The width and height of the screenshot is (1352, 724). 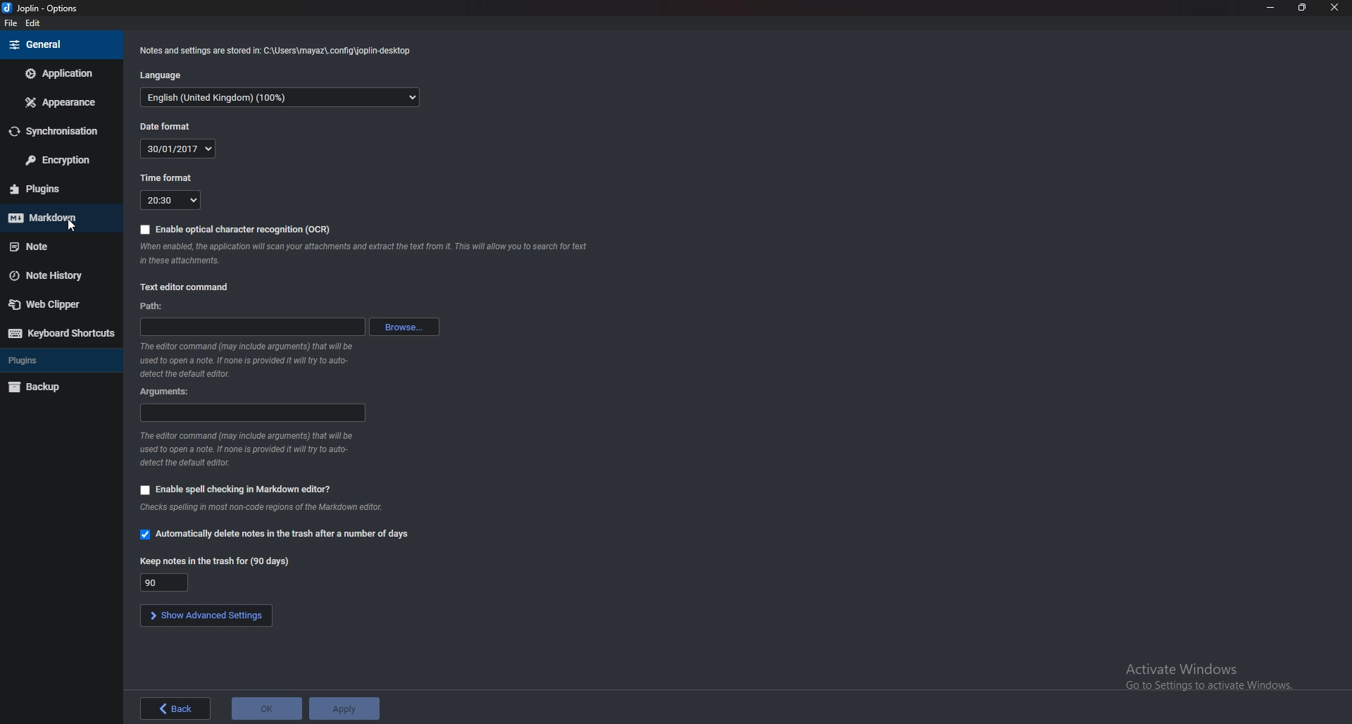 I want to click on editor command info, so click(x=244, y=361).